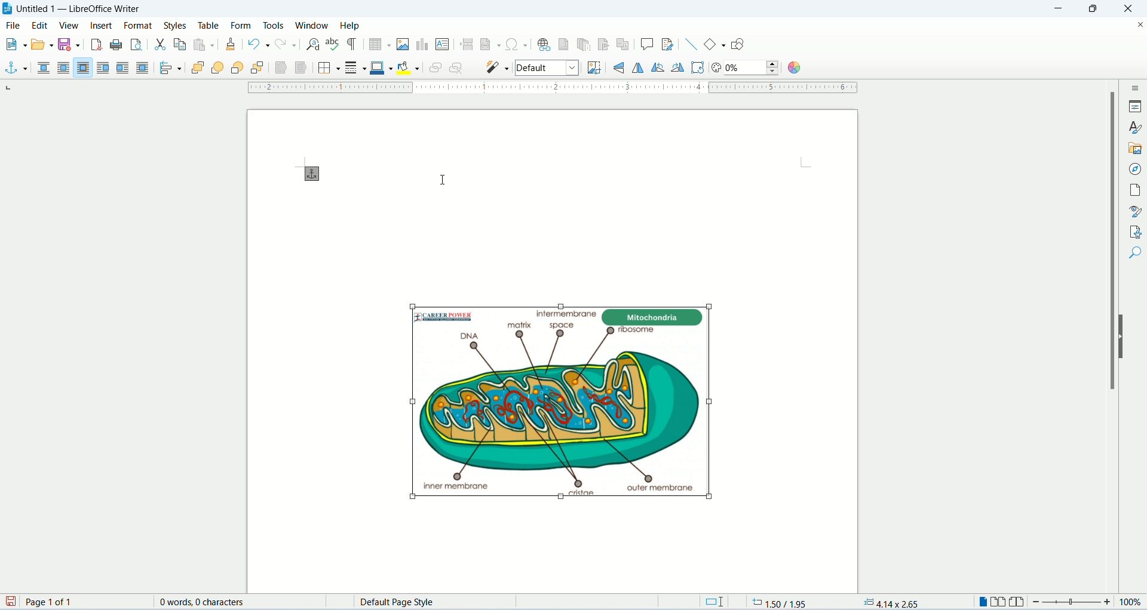 This screenshot has height=610, width=1147. Describe the element at coordinates (312, 25) in the screenshot. I see `window` at that location.